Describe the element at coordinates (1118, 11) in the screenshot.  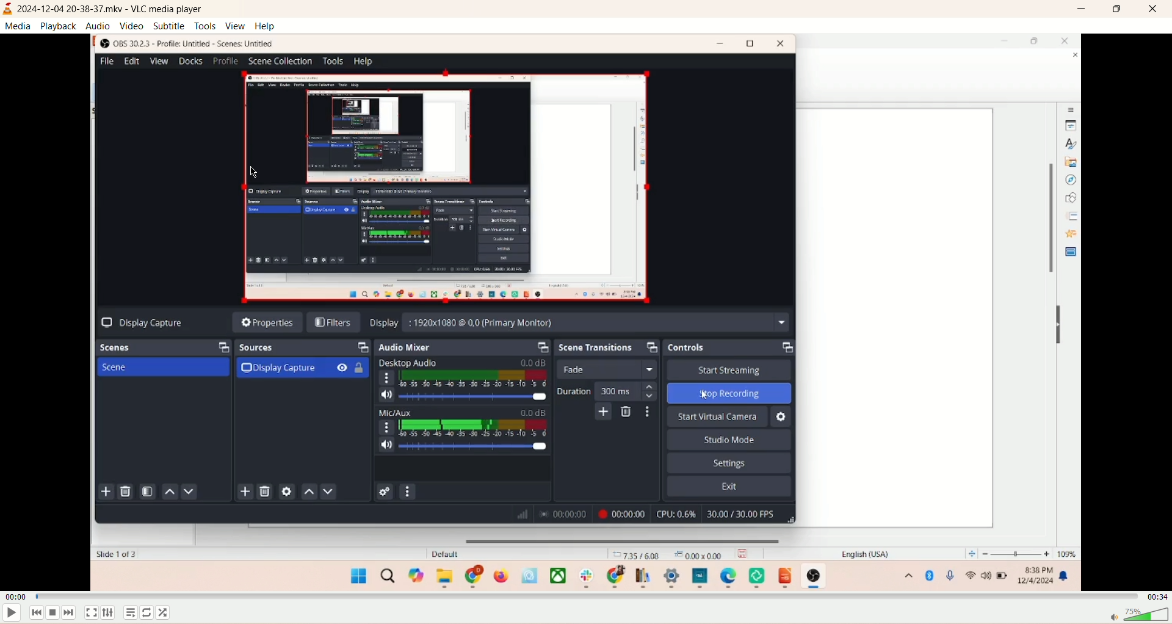
I see `maximize` at that location.